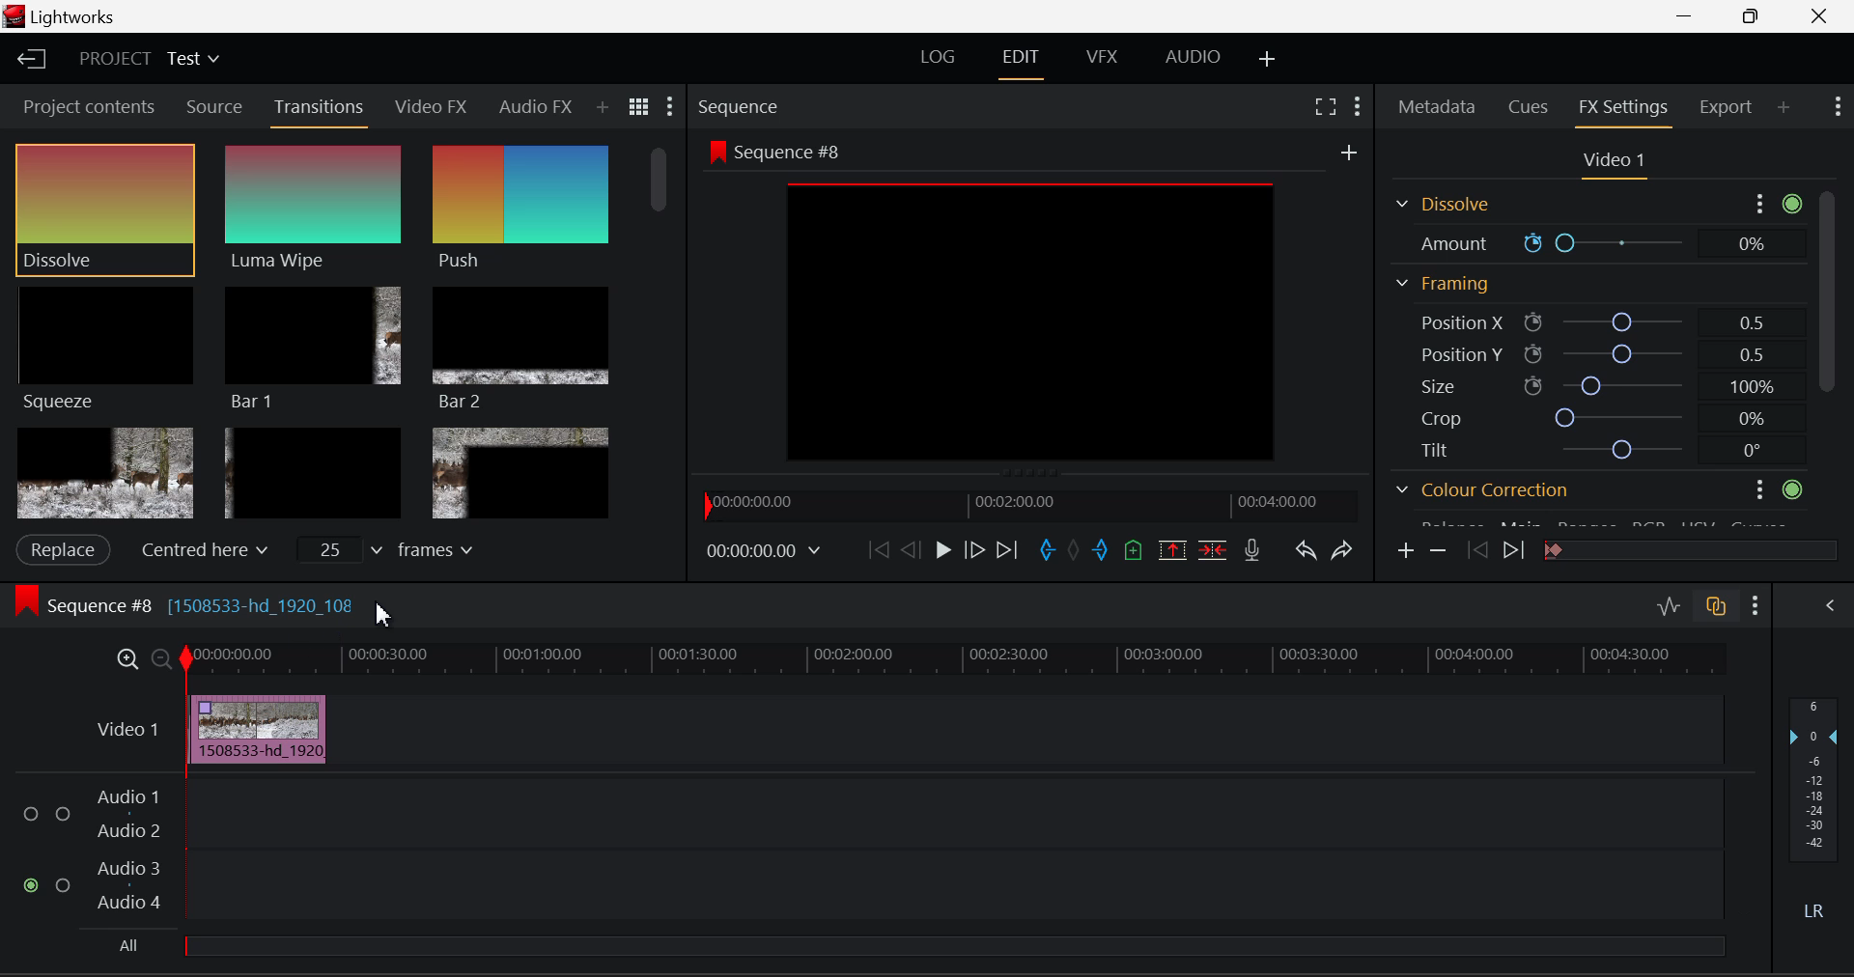 This screenshot has width=1854, height=977. I want to click on Tilt, so click(1607, 450).